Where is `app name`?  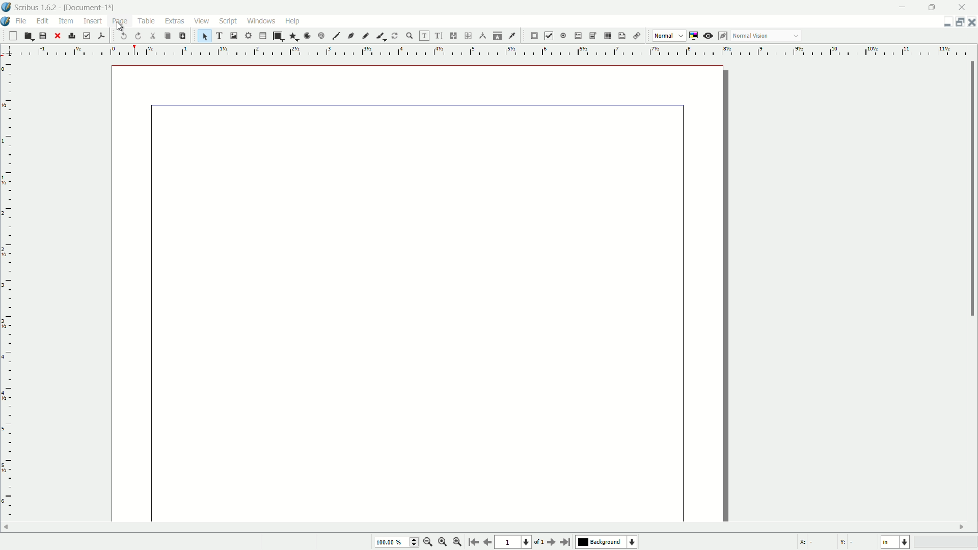
app name is located at coordinates (36, 8).